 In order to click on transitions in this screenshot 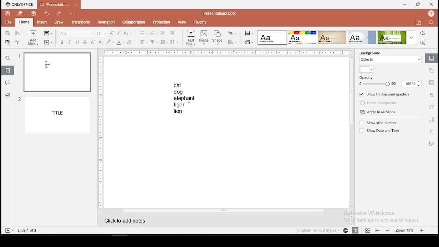, I will do `click(81, 23)`.